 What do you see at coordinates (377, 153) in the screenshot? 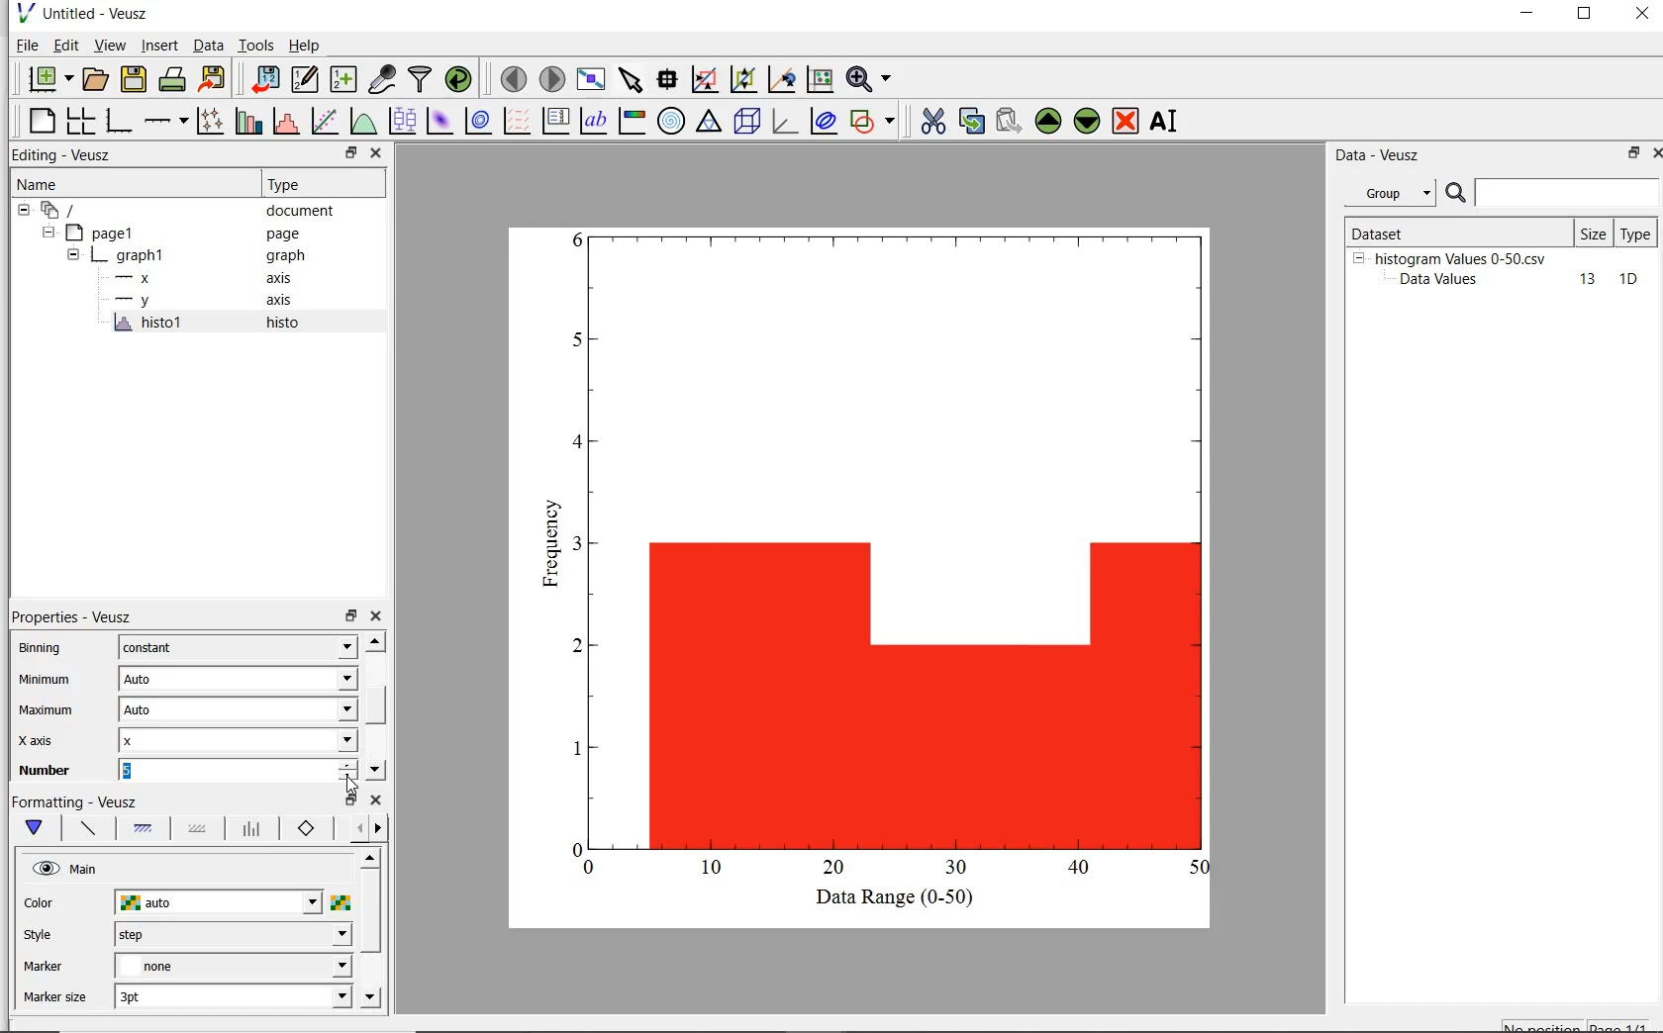
I see `close` at bounding box center [377, 153].